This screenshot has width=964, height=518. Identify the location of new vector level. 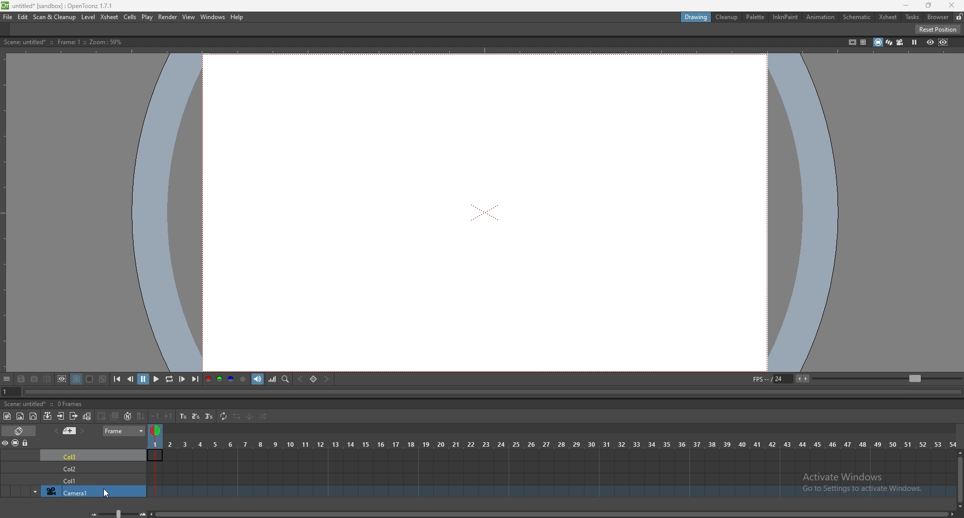
(34, 416).